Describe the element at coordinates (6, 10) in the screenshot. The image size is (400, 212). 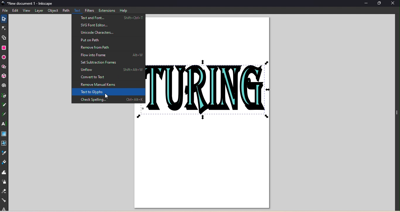
I see `File` at that location.